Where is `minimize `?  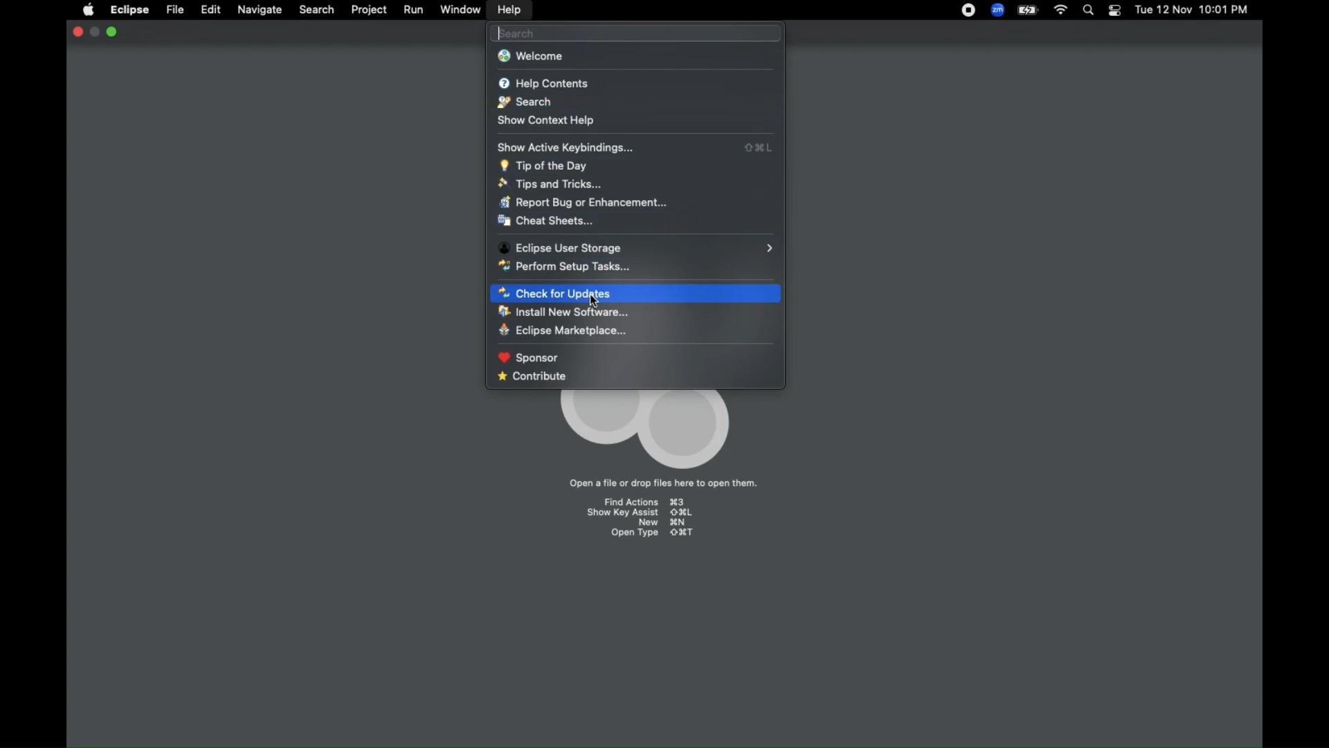 minimize  is located at coordinates (95, 32).